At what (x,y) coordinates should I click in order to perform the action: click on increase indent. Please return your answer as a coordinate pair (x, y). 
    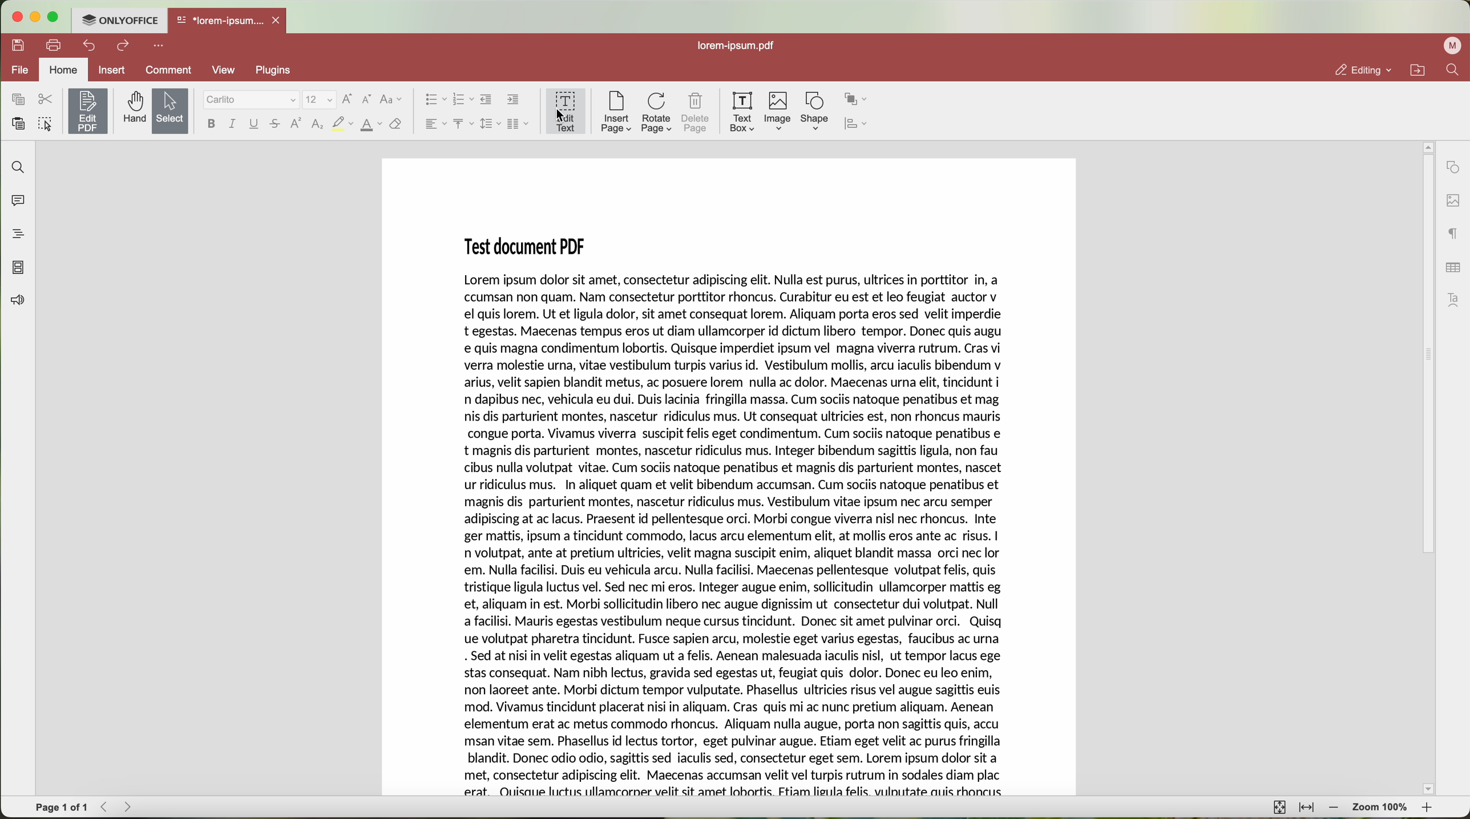
    Looking at the image, I should click on (514, 100).